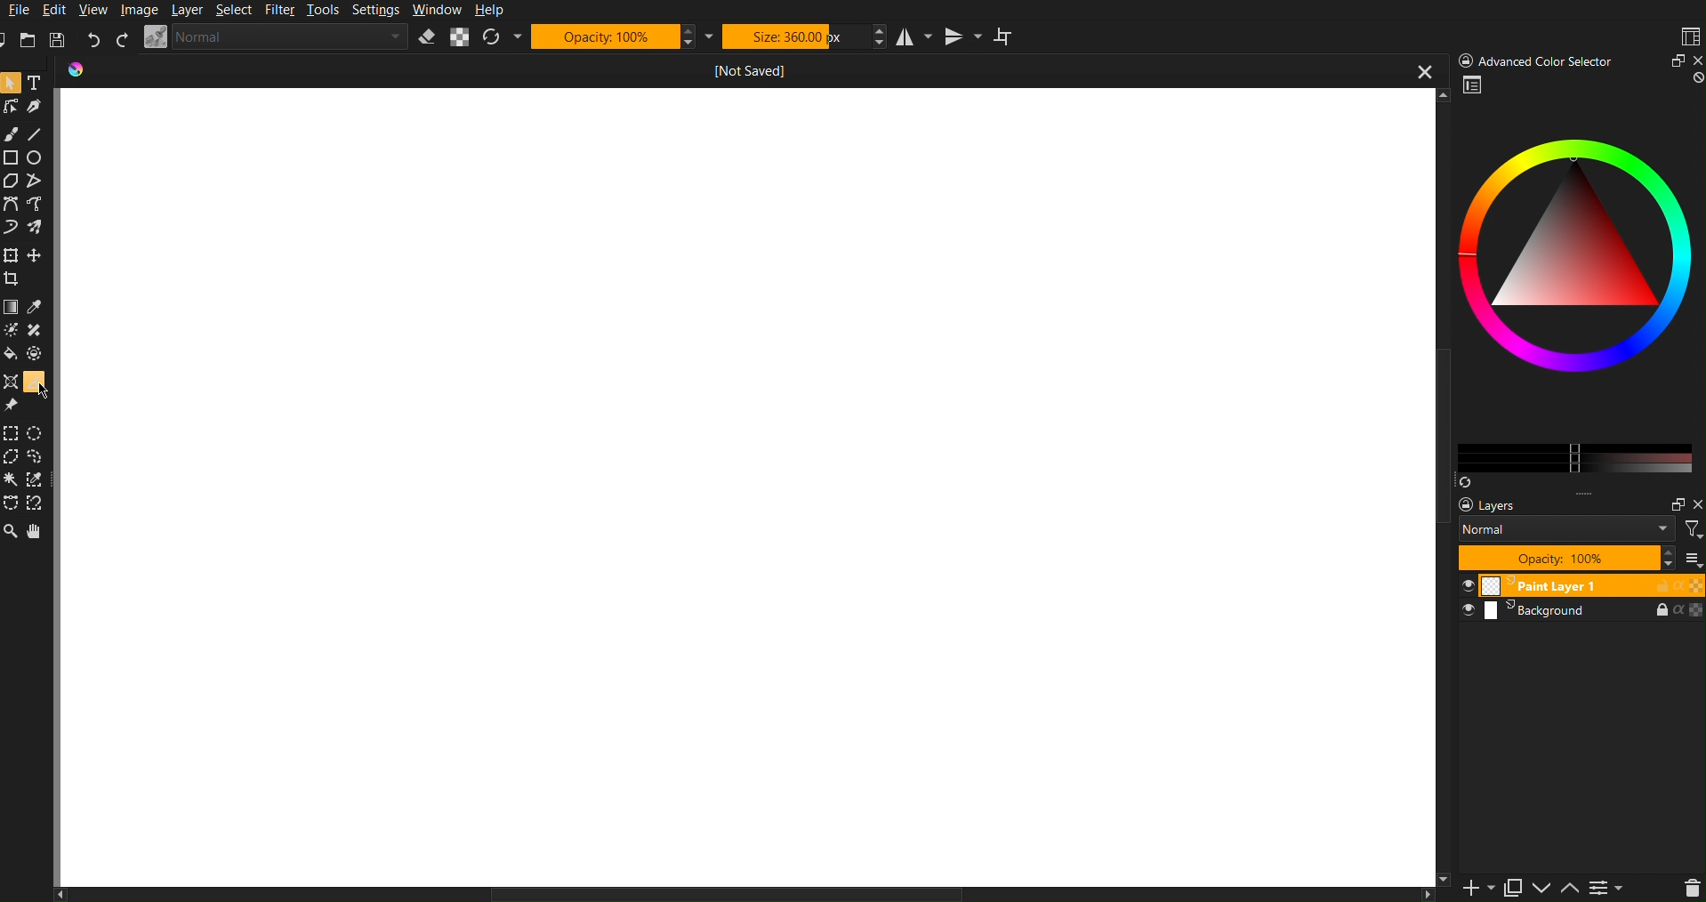 This screenshot has height=902, width=1706. What do you see at coordinates (1575, 280) in the screenshot?
I see `Advanced Color Selector` at bounding box center [1575, 280].